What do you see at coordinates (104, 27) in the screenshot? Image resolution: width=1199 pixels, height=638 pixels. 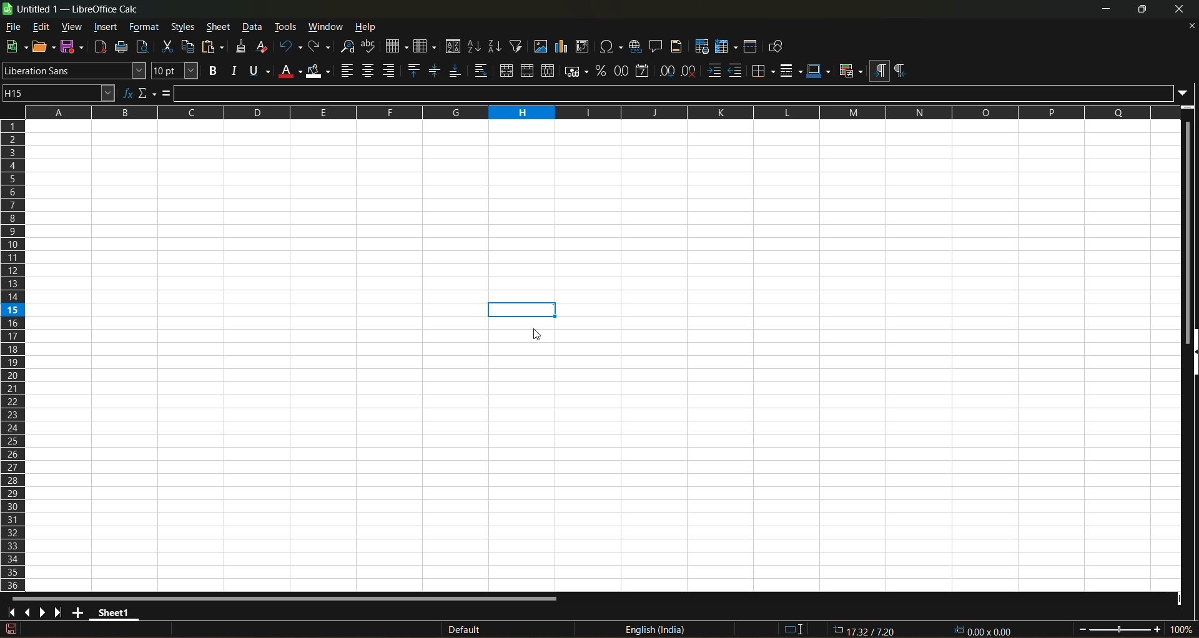 I see `insert` at bounding box center [104, 27].